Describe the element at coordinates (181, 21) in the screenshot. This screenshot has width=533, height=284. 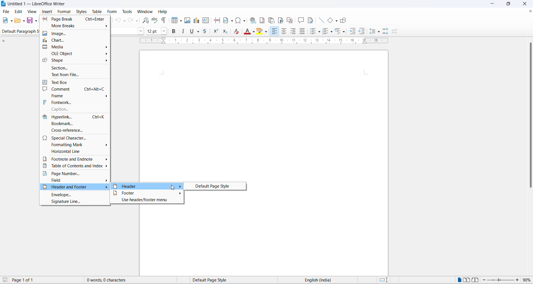
I see `table grid` at that location.